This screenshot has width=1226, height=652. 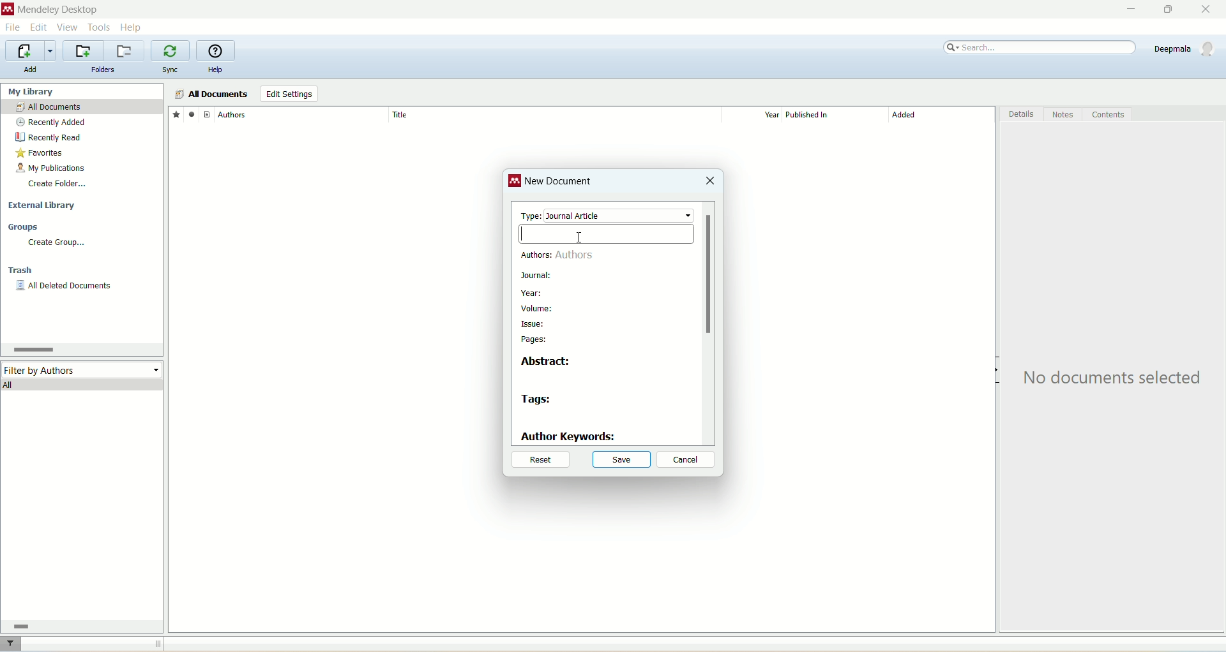 What do you see at coordinates (24, 228) in the screenshot?
I see `groups` at bounding box center [24, 228].